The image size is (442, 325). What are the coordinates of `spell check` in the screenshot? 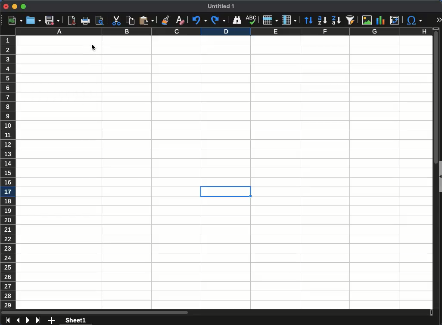 It's located at (252, 20).